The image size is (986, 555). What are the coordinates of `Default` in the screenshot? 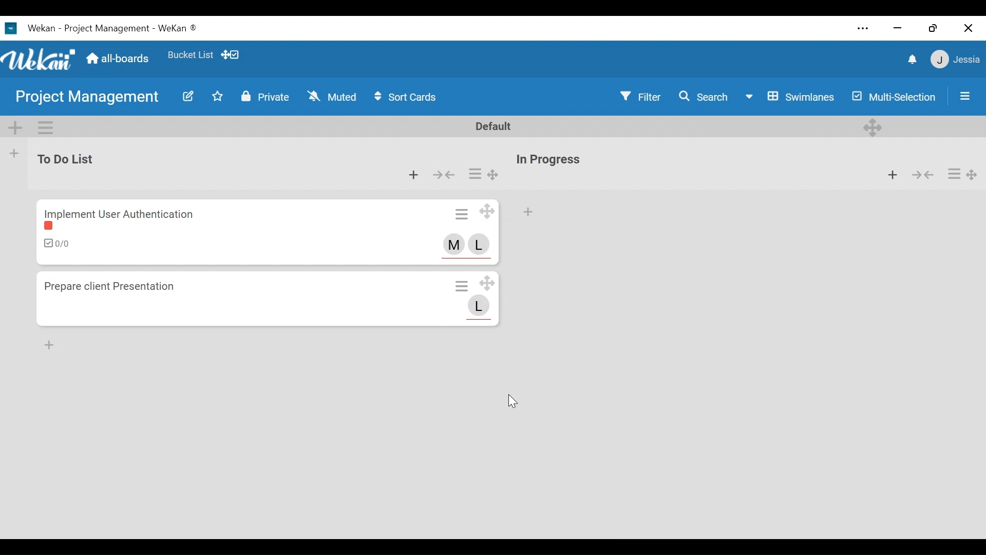 It's located at (495, 126).